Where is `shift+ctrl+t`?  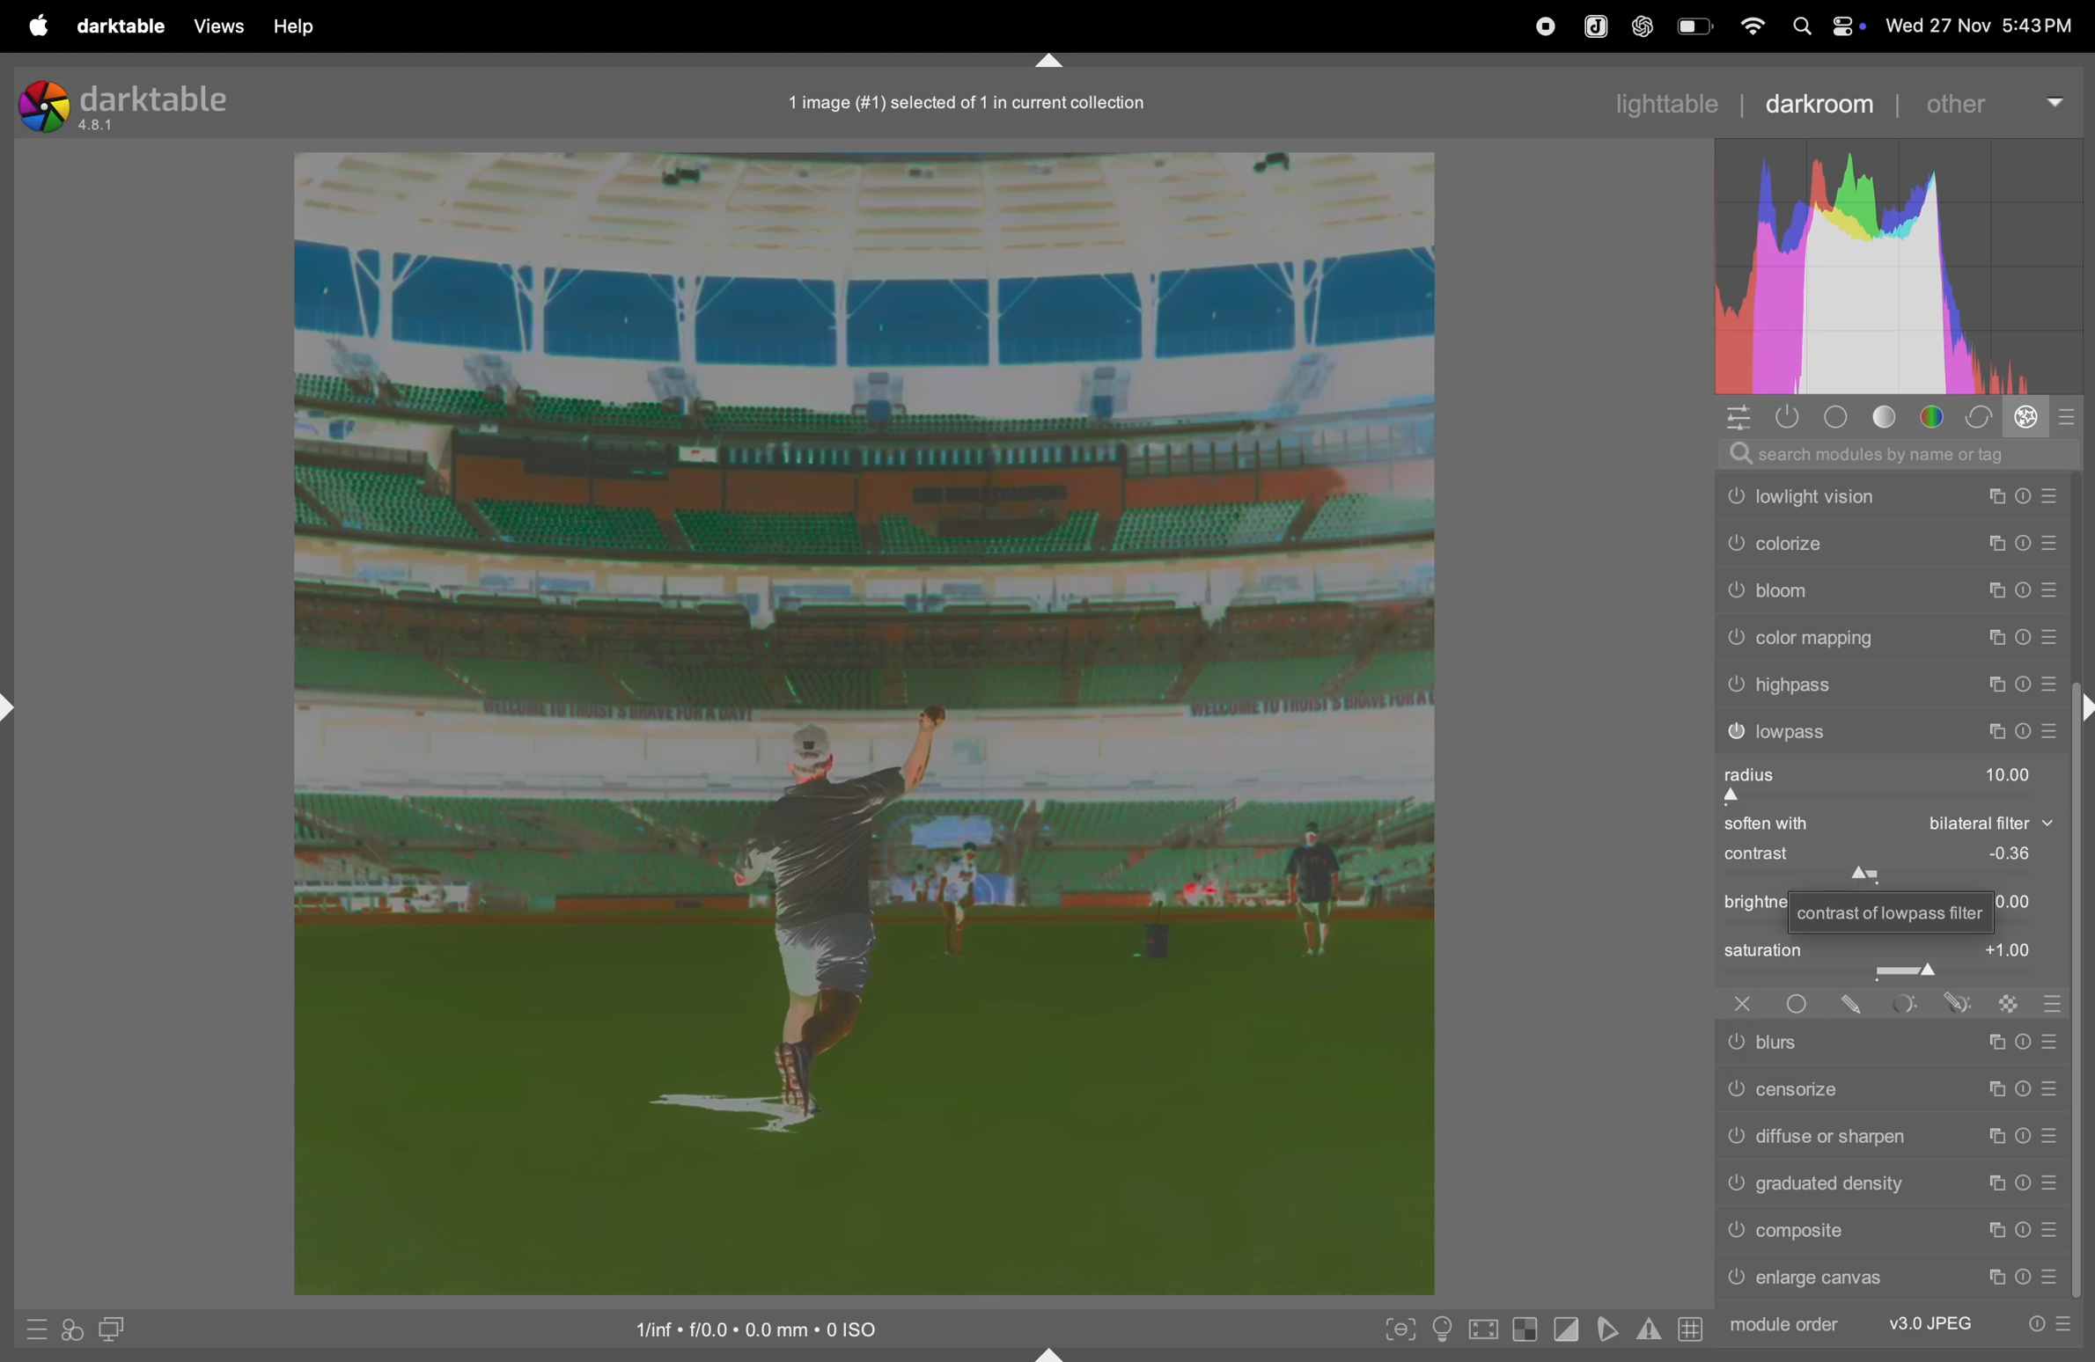
shift+ctrl+t is located at coordinates (1051, 61).